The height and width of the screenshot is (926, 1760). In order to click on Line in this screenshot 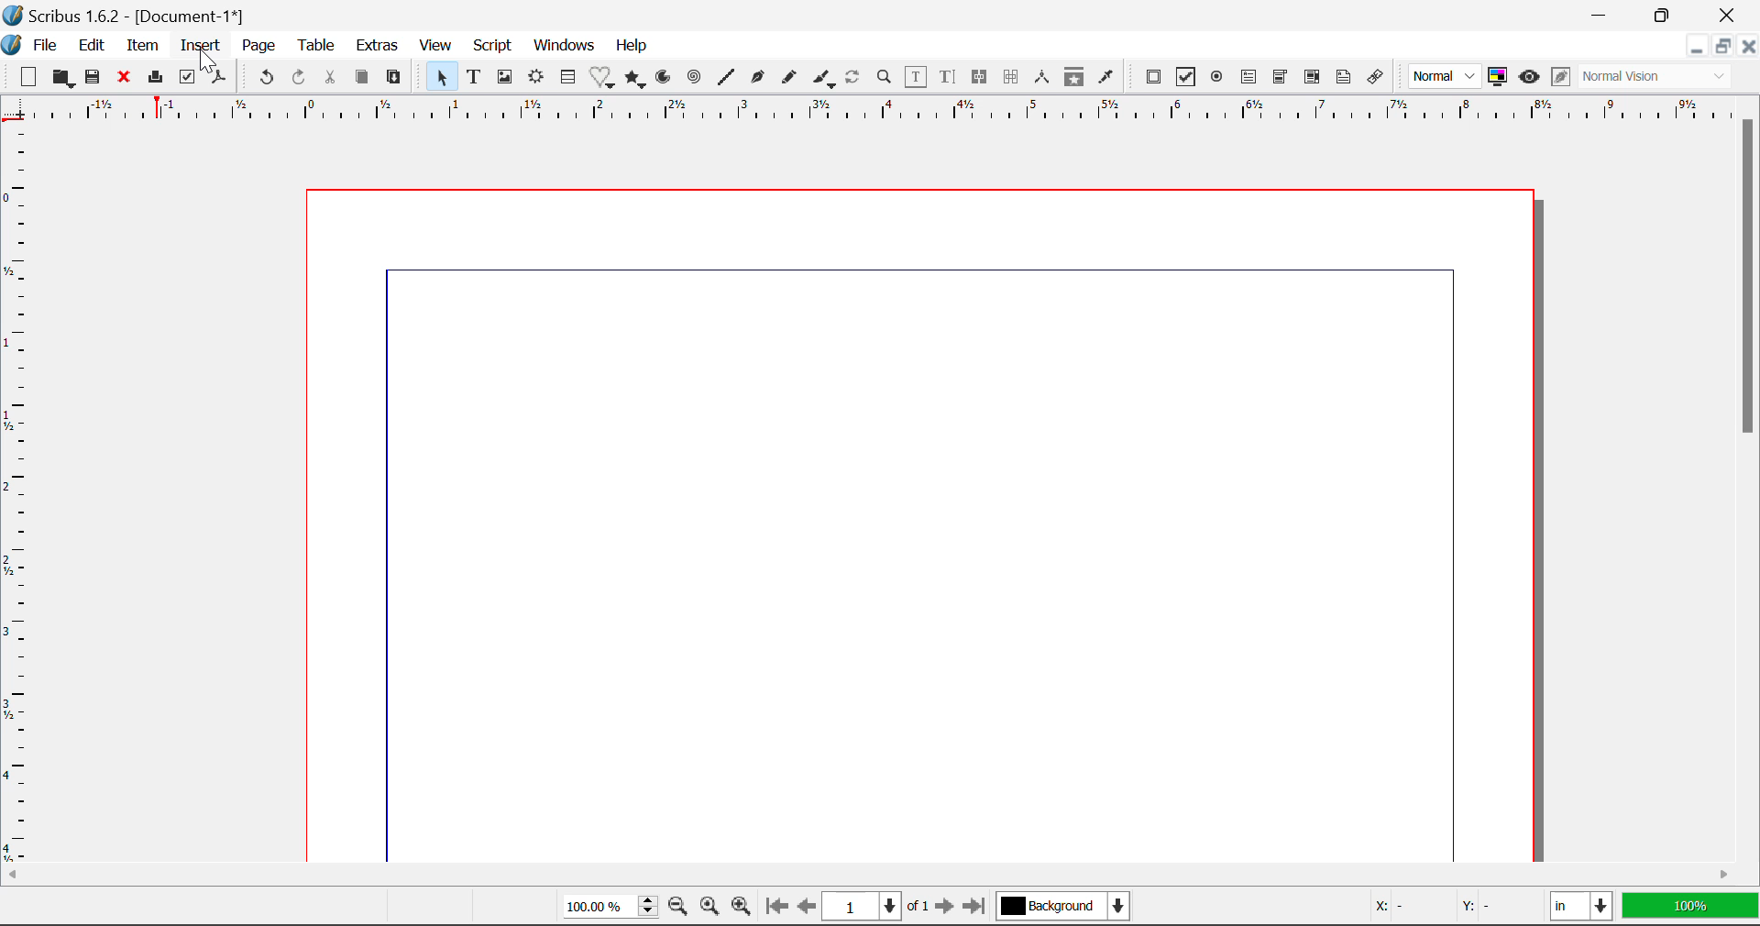, I will do `click(728, 78)`.